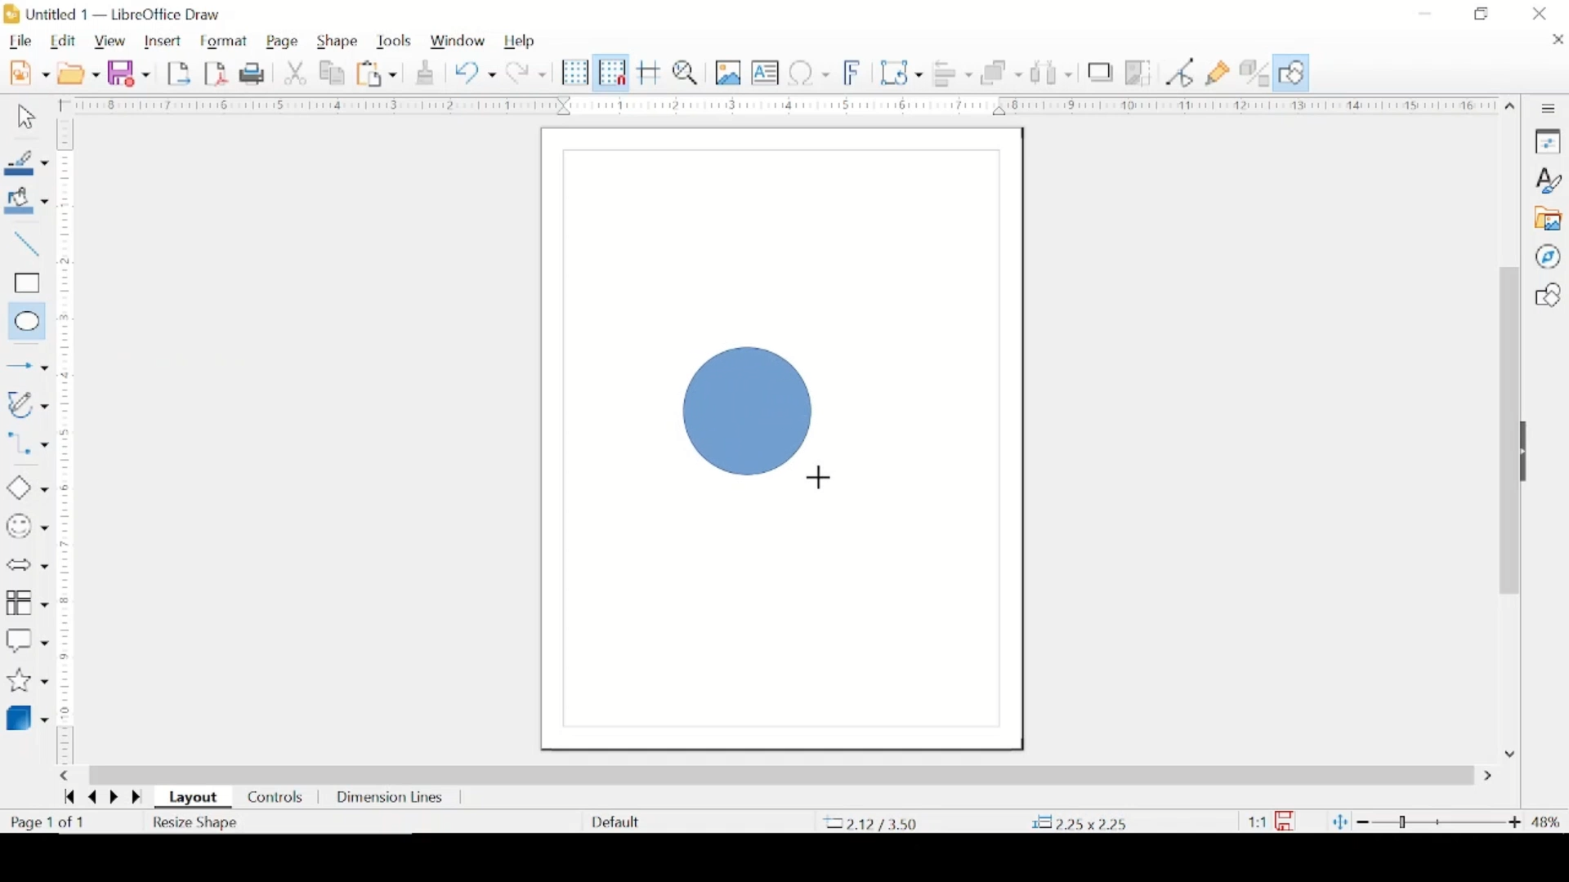 The image size is (1569, 882). What do you see at coordinates (1549, 180) in the screenshot?
I see `styles` at bounding box center [1549, 180].